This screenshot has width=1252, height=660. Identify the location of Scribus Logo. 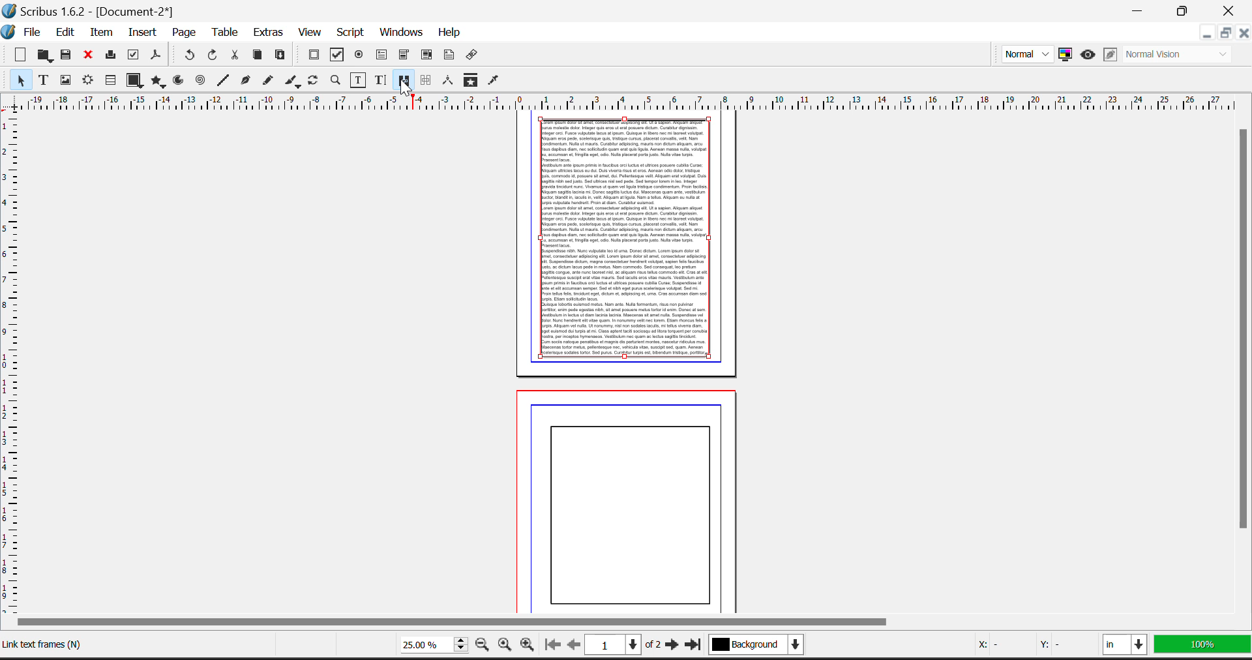
(9, 33).